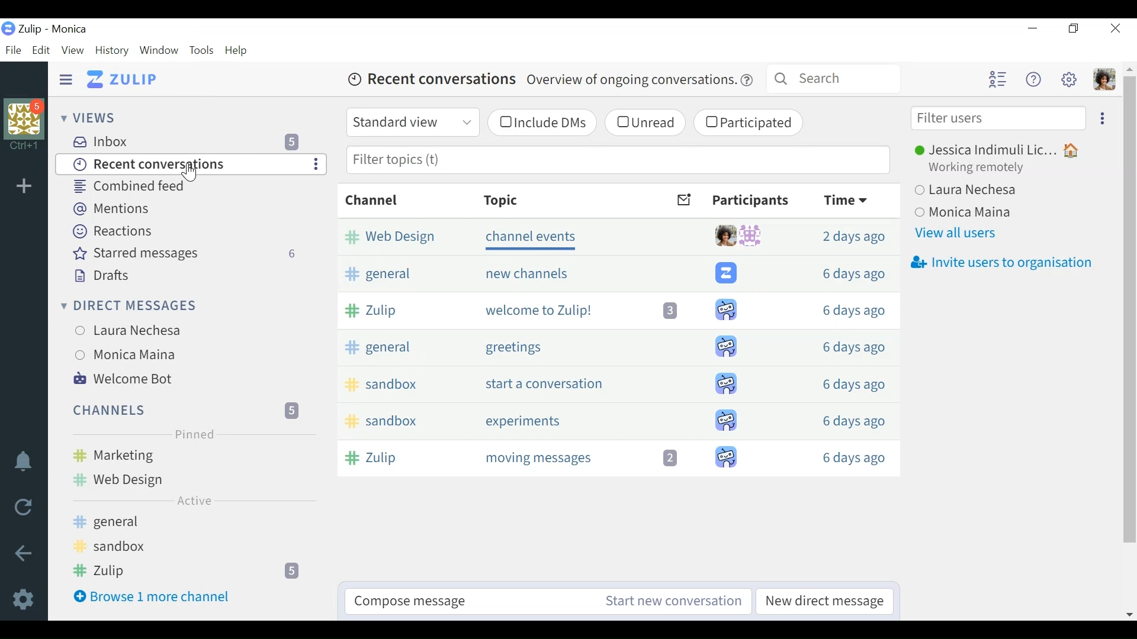 Image resolution: width=1137 pixels, height=639 pixels. What do you see at coordinates (184, 547) in the screenshot?
I see `sandbox` at bounding box center [184, 547].